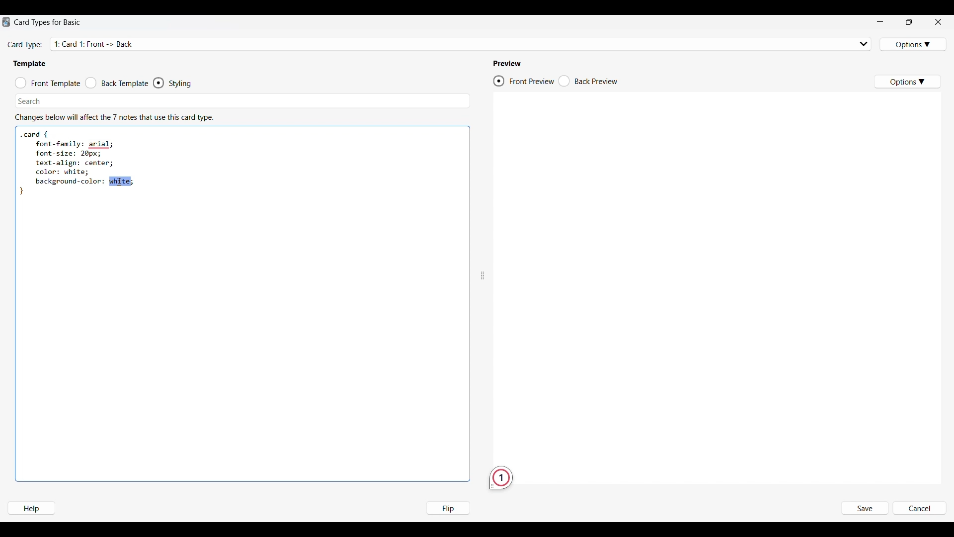 The image size is (954, 537). I want to click on Preview back of card, so click(588, 81).